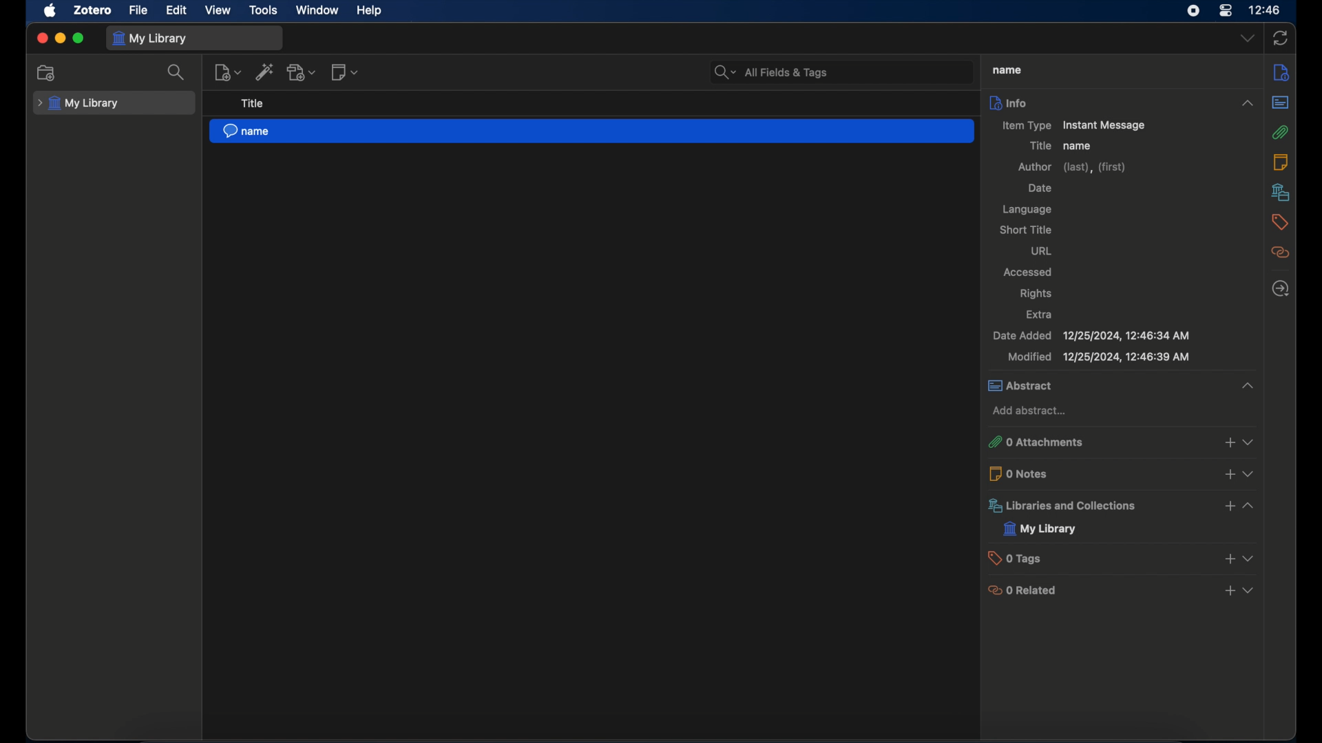  What do you see at coordinates (1005, 69) in the screenshot?
I see `title` at bounding box center [1005, 69].